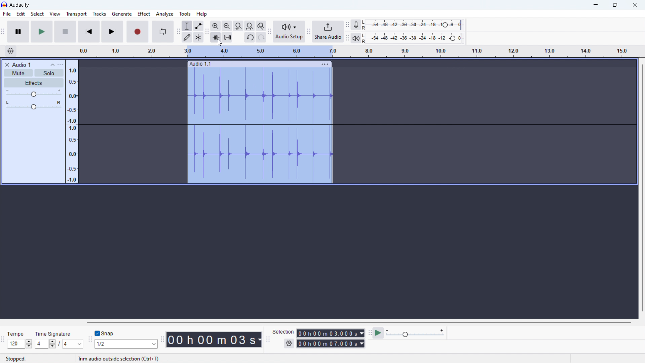 The image size is (645, 363). Describe the element at coordinates (90, 339) in the screenshot. I see `snapping toolbar` at that location.